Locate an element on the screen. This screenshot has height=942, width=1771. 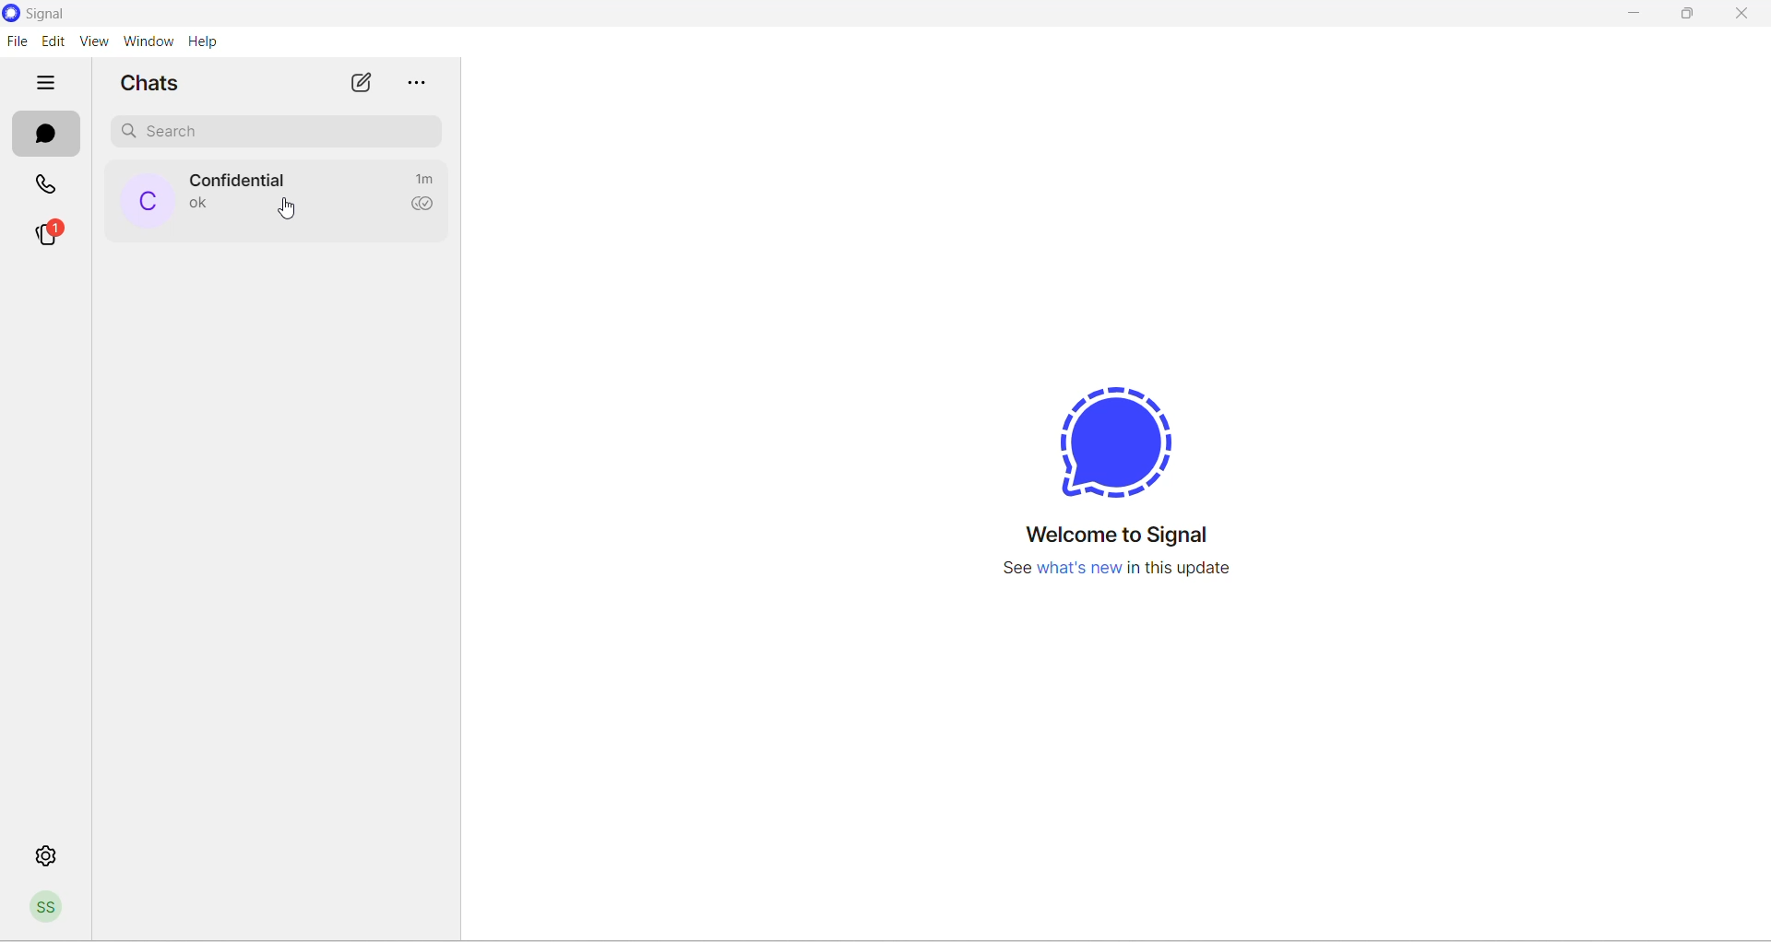
search chat is located at coordinates (272, 132).